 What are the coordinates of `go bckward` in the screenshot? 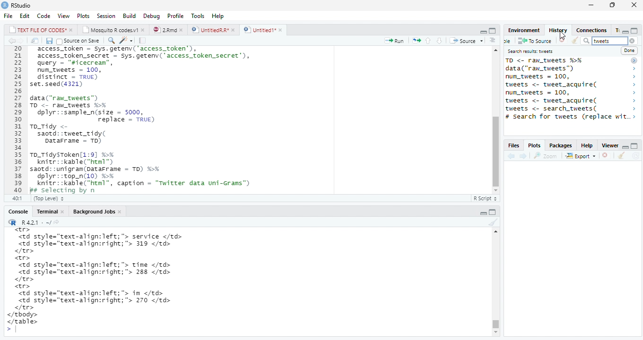 It's located at (15, 40).